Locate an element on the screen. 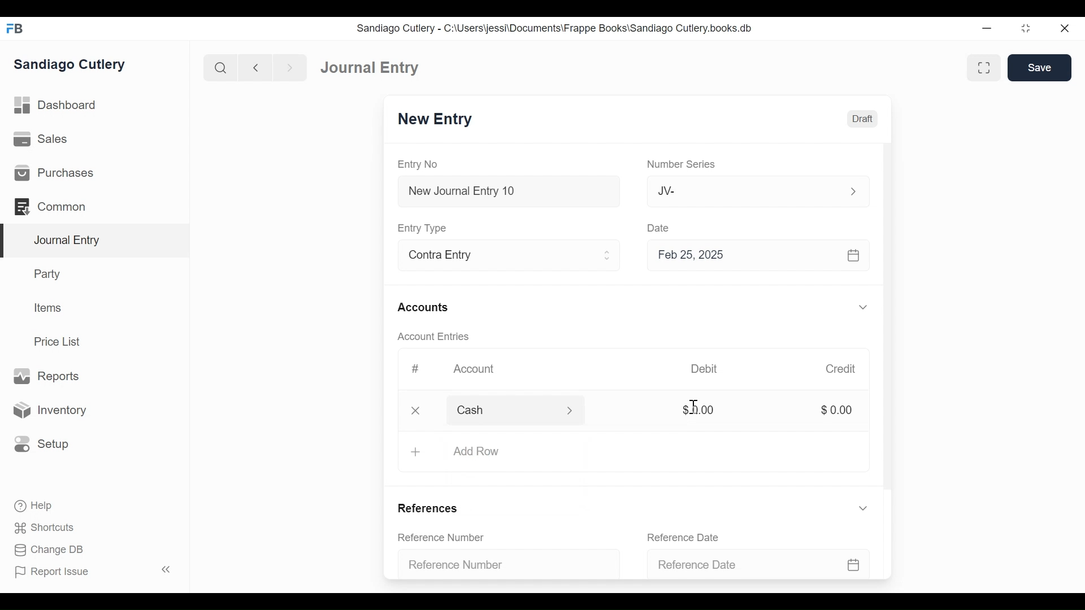 The width and height of the screenshot is (1085, 610). Minimize is located at coordinates (988, 29).